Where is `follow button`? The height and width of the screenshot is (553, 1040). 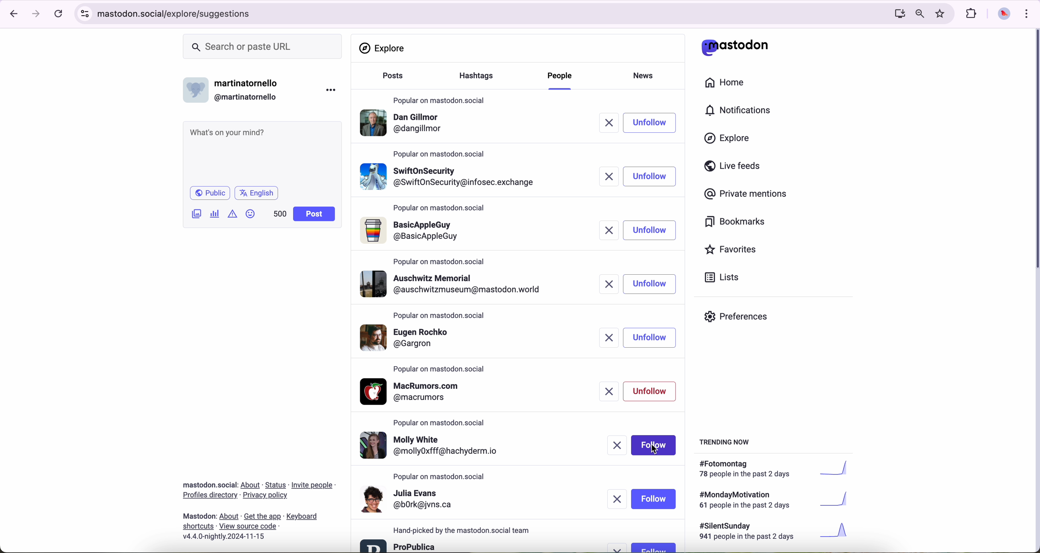
follow button is located at coordinates (653, 547).